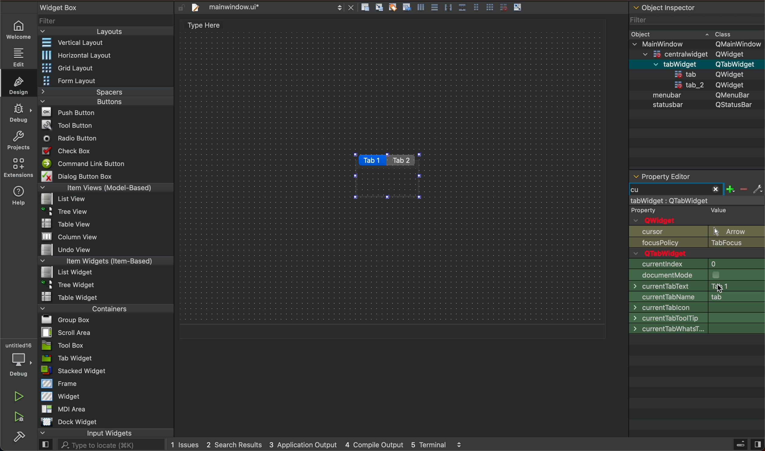  Describe the element at coordinates (697, 395) in the screenshot. I see `context policy` at that location.